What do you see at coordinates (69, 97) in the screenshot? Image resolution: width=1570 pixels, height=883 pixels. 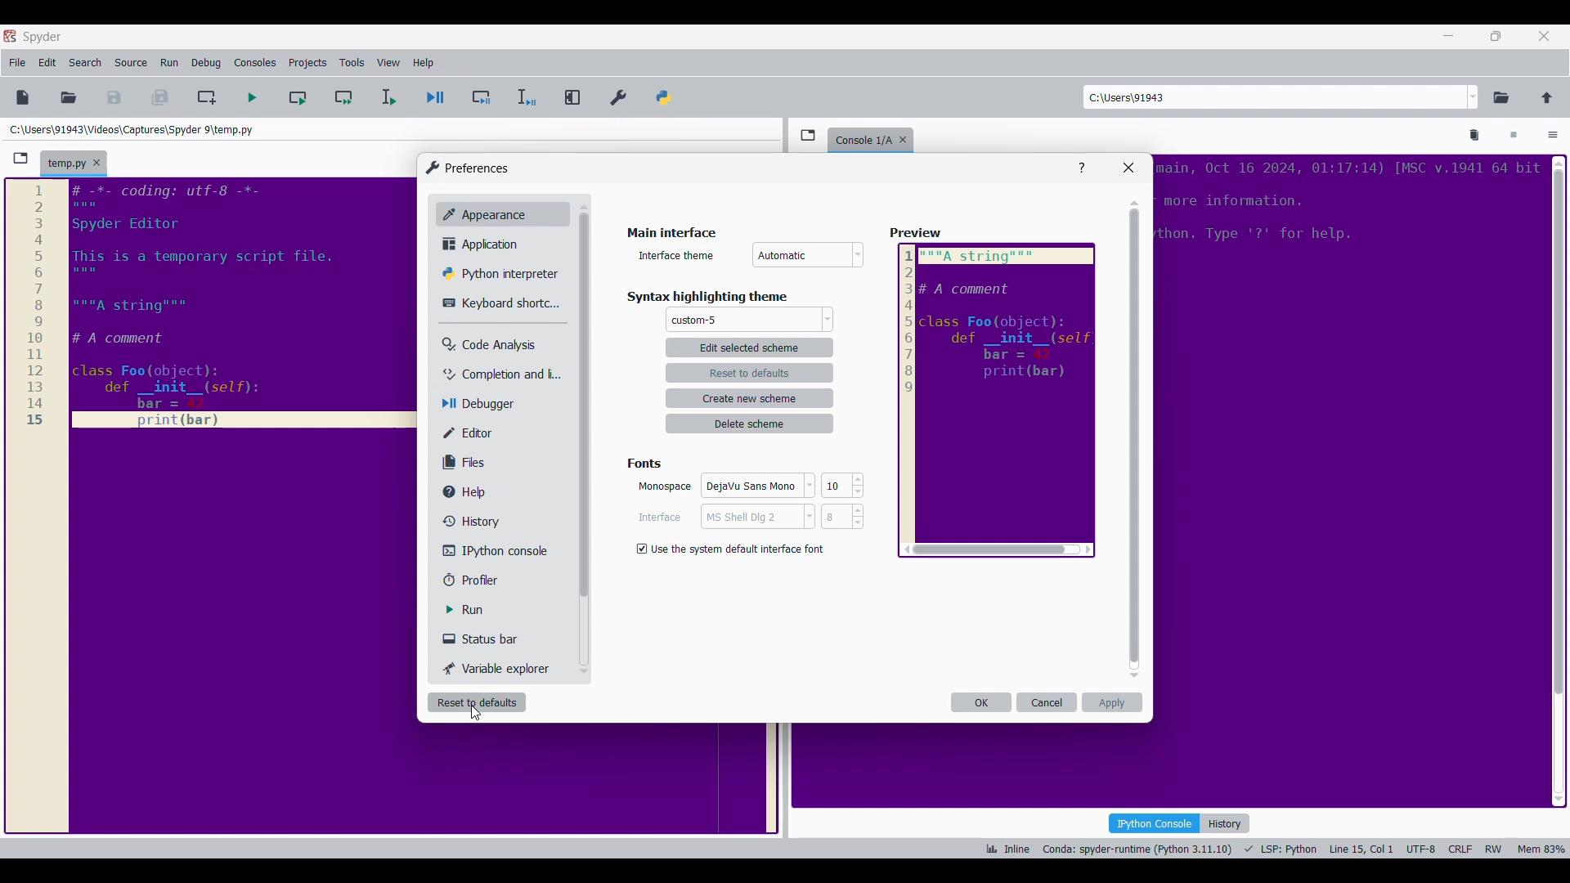 I see `Open` at bounding box center [69, 97].